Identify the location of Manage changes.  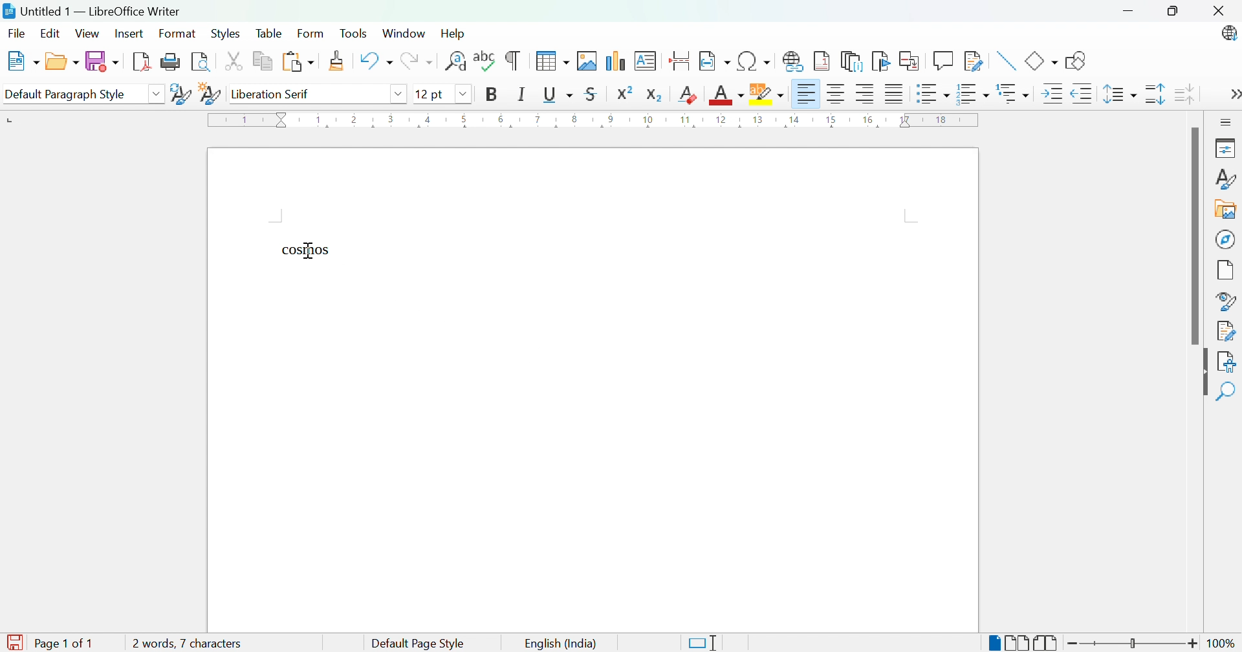
(1227, 332).